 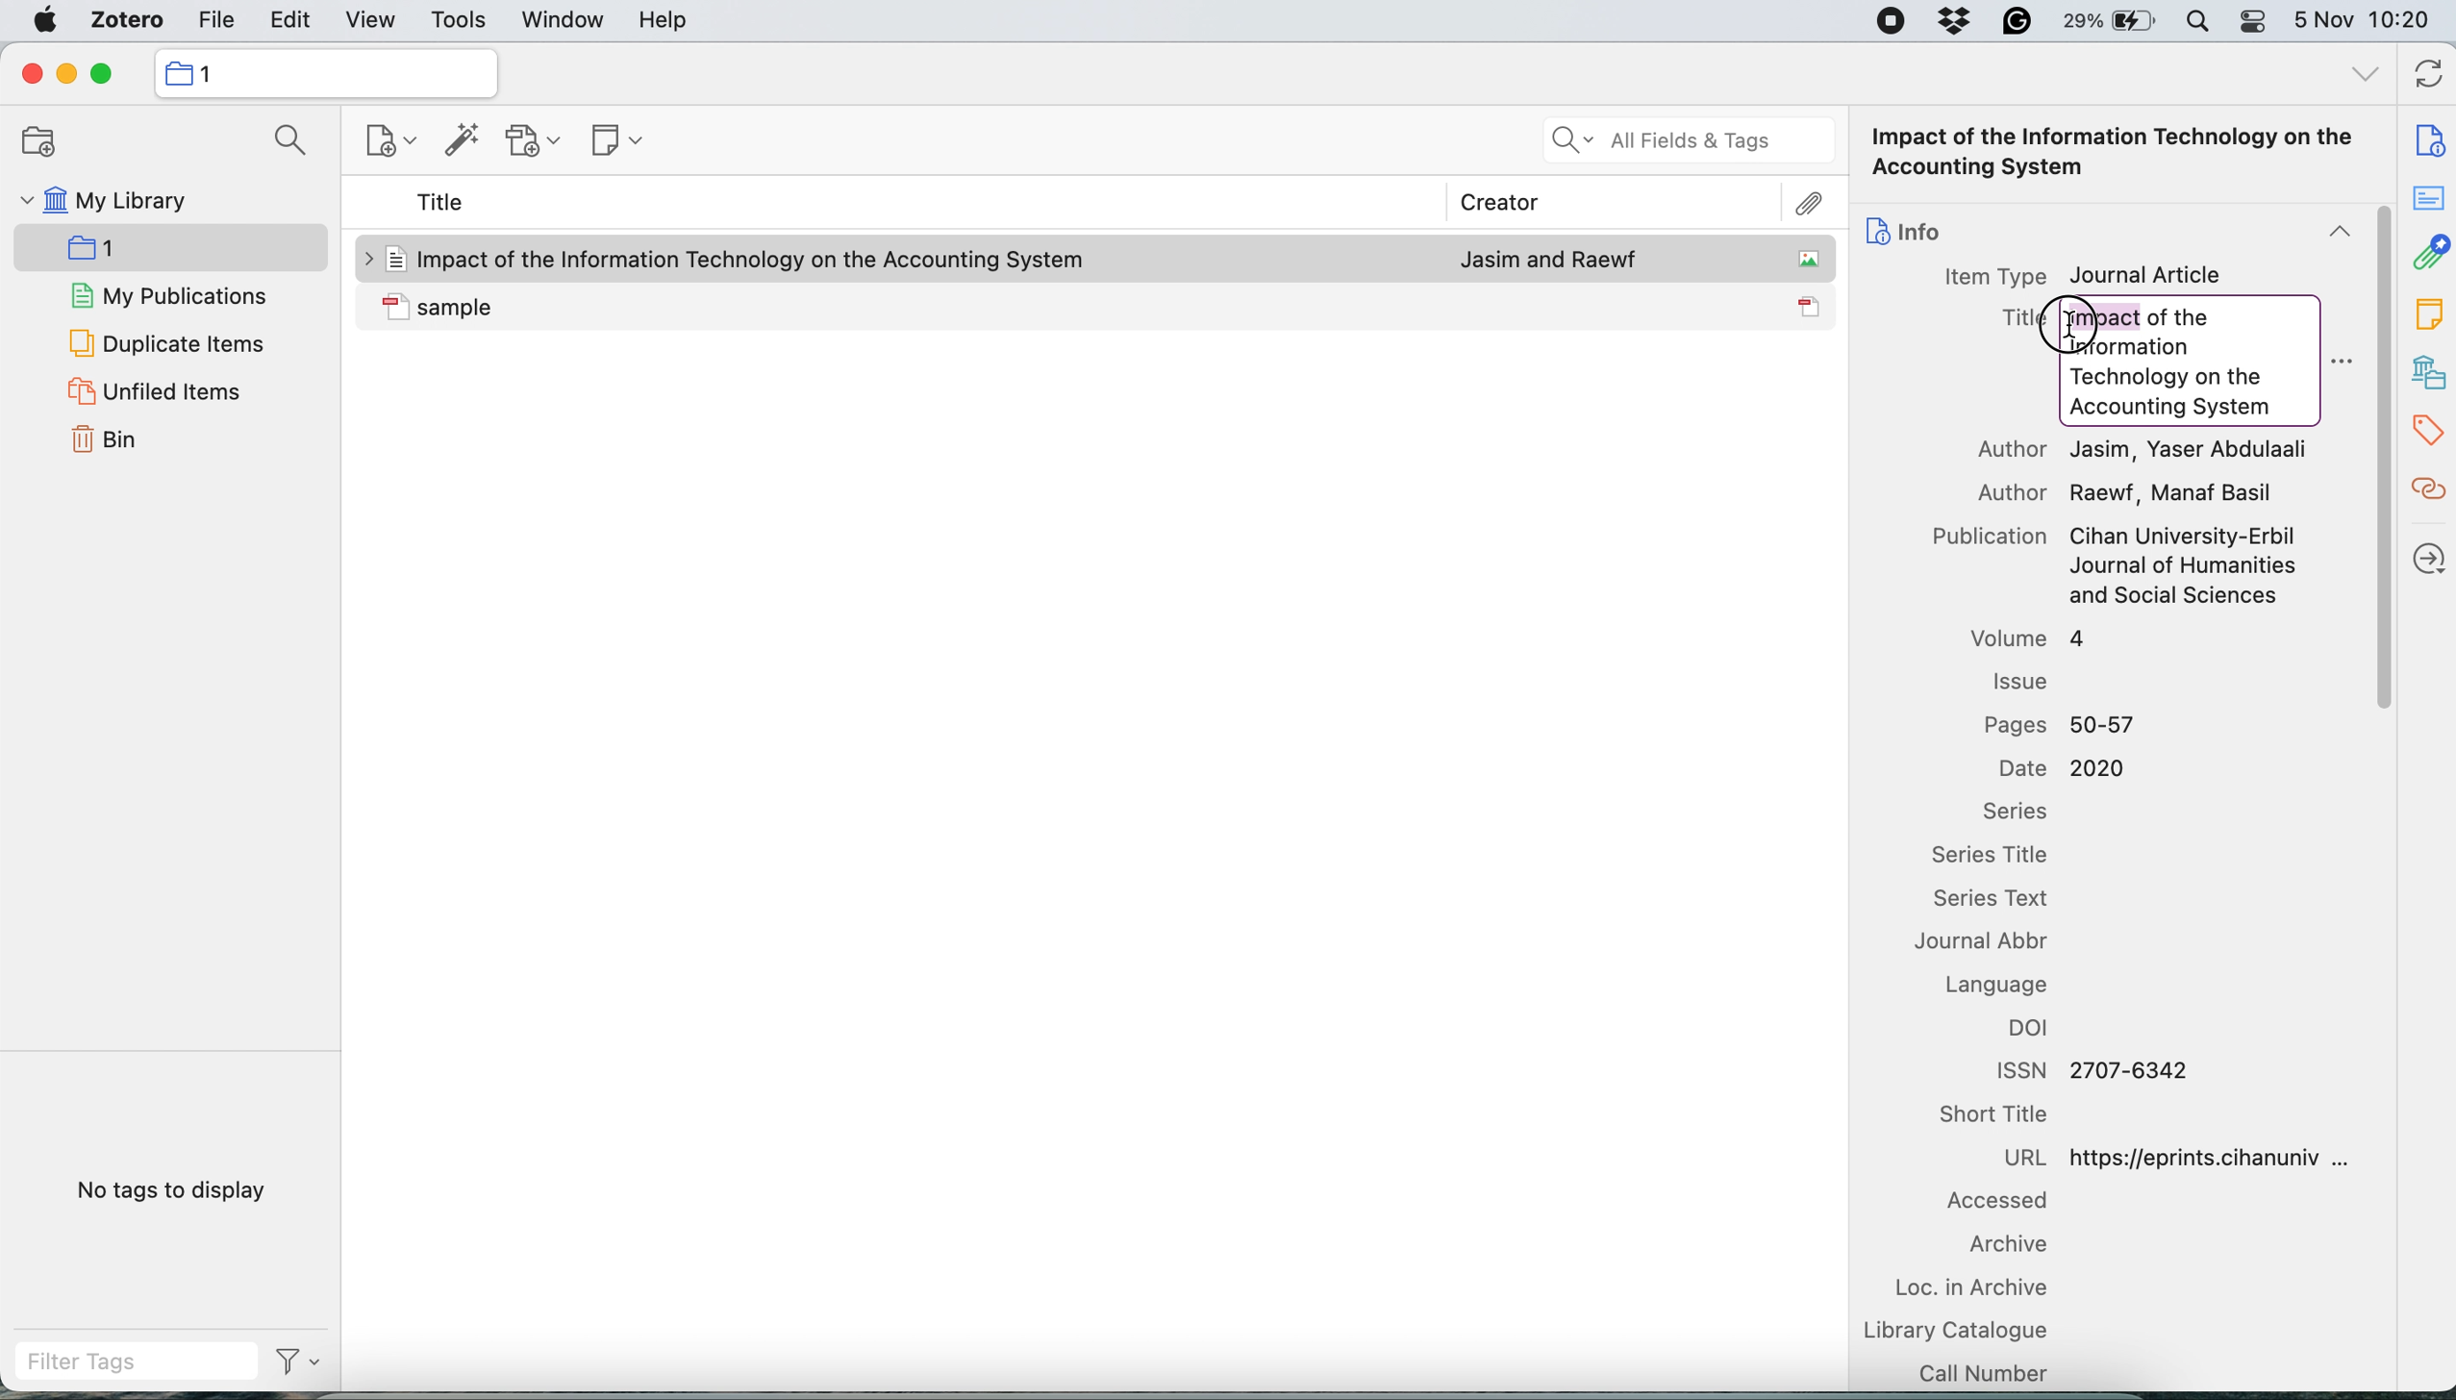 What do you see at coordinates (1989, 1372) in the screenshot?
I see `call number` at bounding box center [1989, 1372].